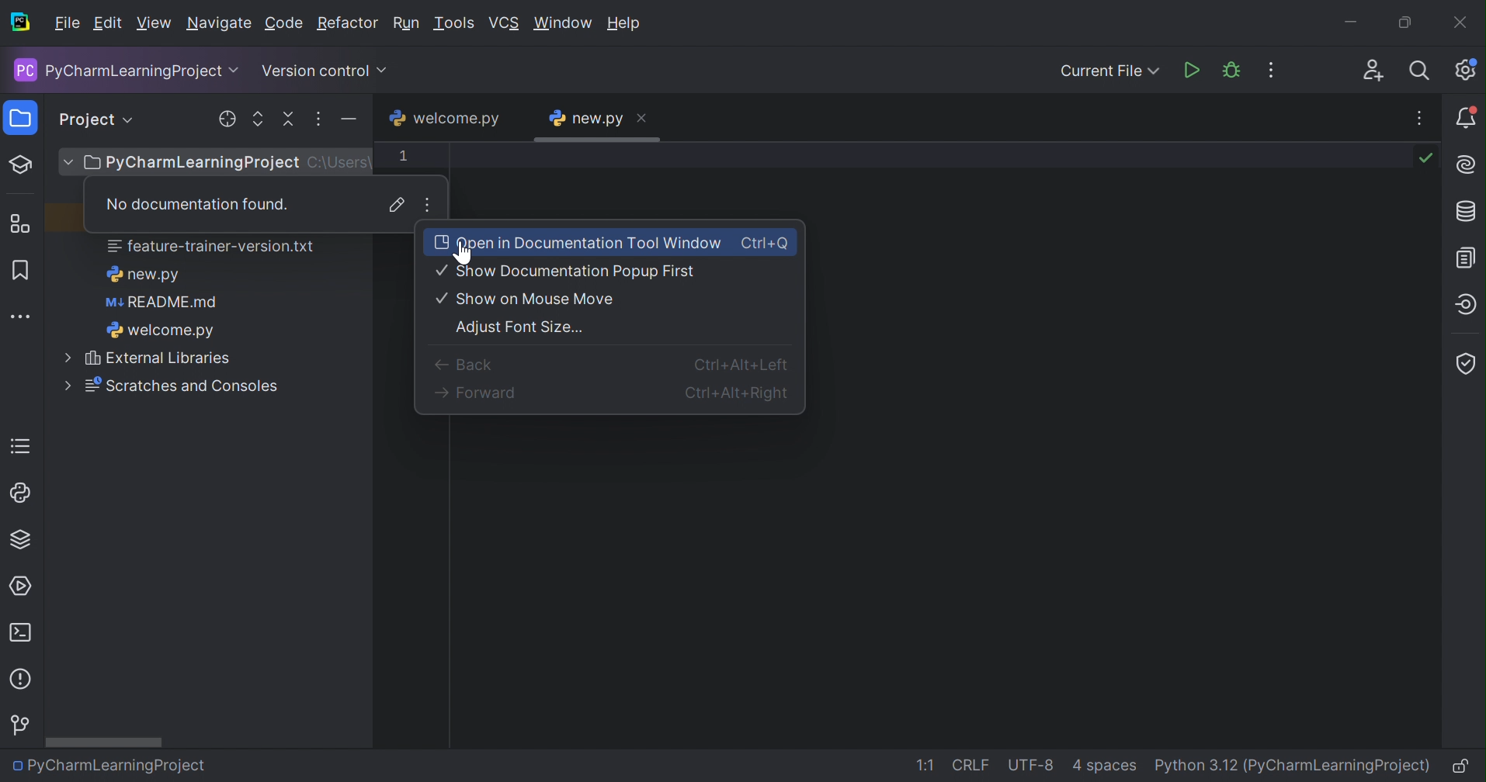  What do you see at coordinates (743, 365) in the screenshot?
I see `Ctrl+Alt+Left` at bounding box center [743, 365].